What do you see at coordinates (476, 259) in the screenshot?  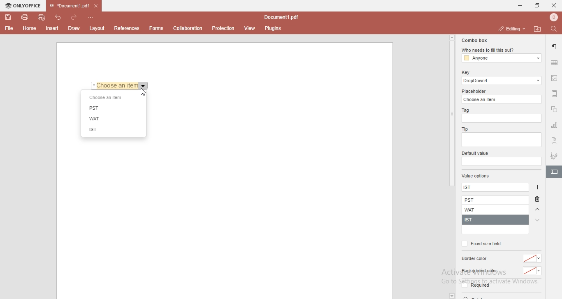 I see `border color` at bounding box center [476, 259].